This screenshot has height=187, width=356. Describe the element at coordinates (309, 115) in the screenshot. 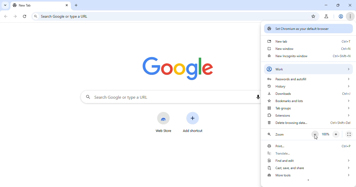

I see `extensions` at that location.